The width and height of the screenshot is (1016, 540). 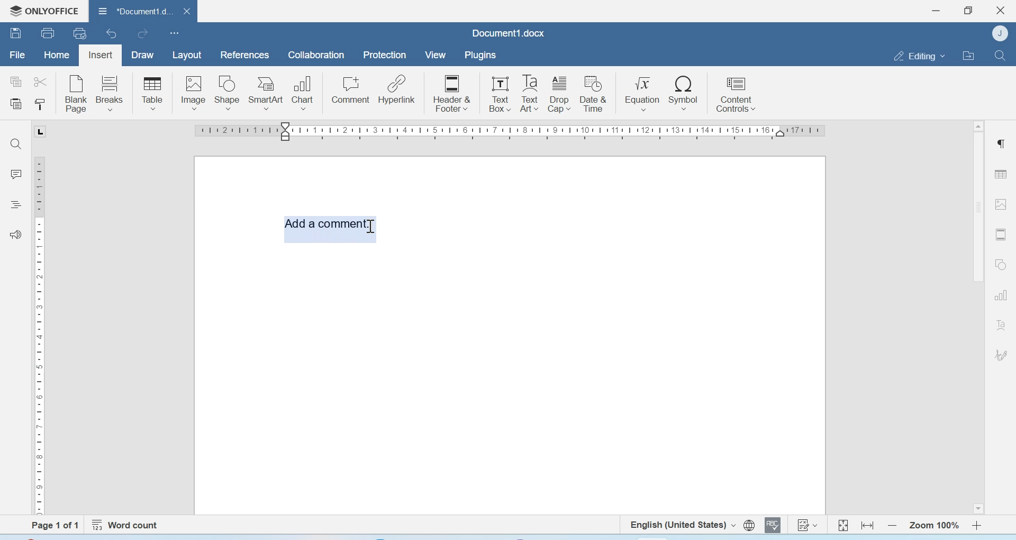 I want to click on Word count, so click(x=127, y=525).